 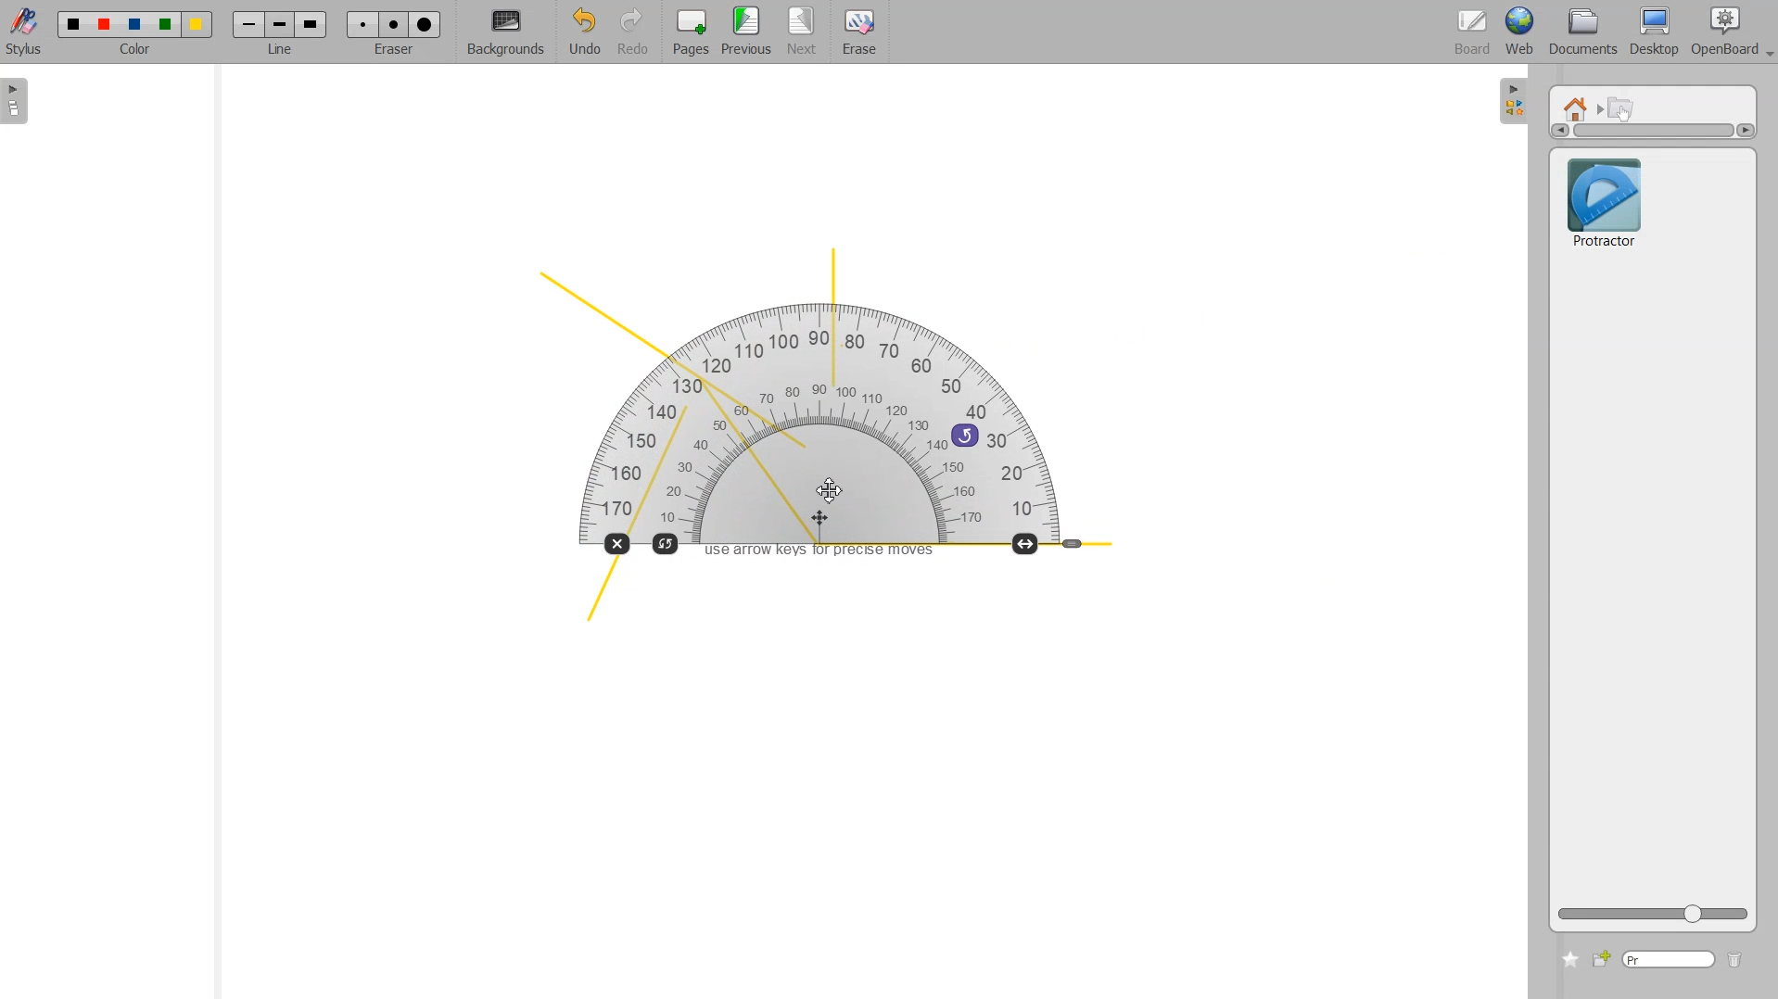 What do you see at coordinates (506, 33) in the screenshot?
I see `Background` at bounding box center [506, 33].